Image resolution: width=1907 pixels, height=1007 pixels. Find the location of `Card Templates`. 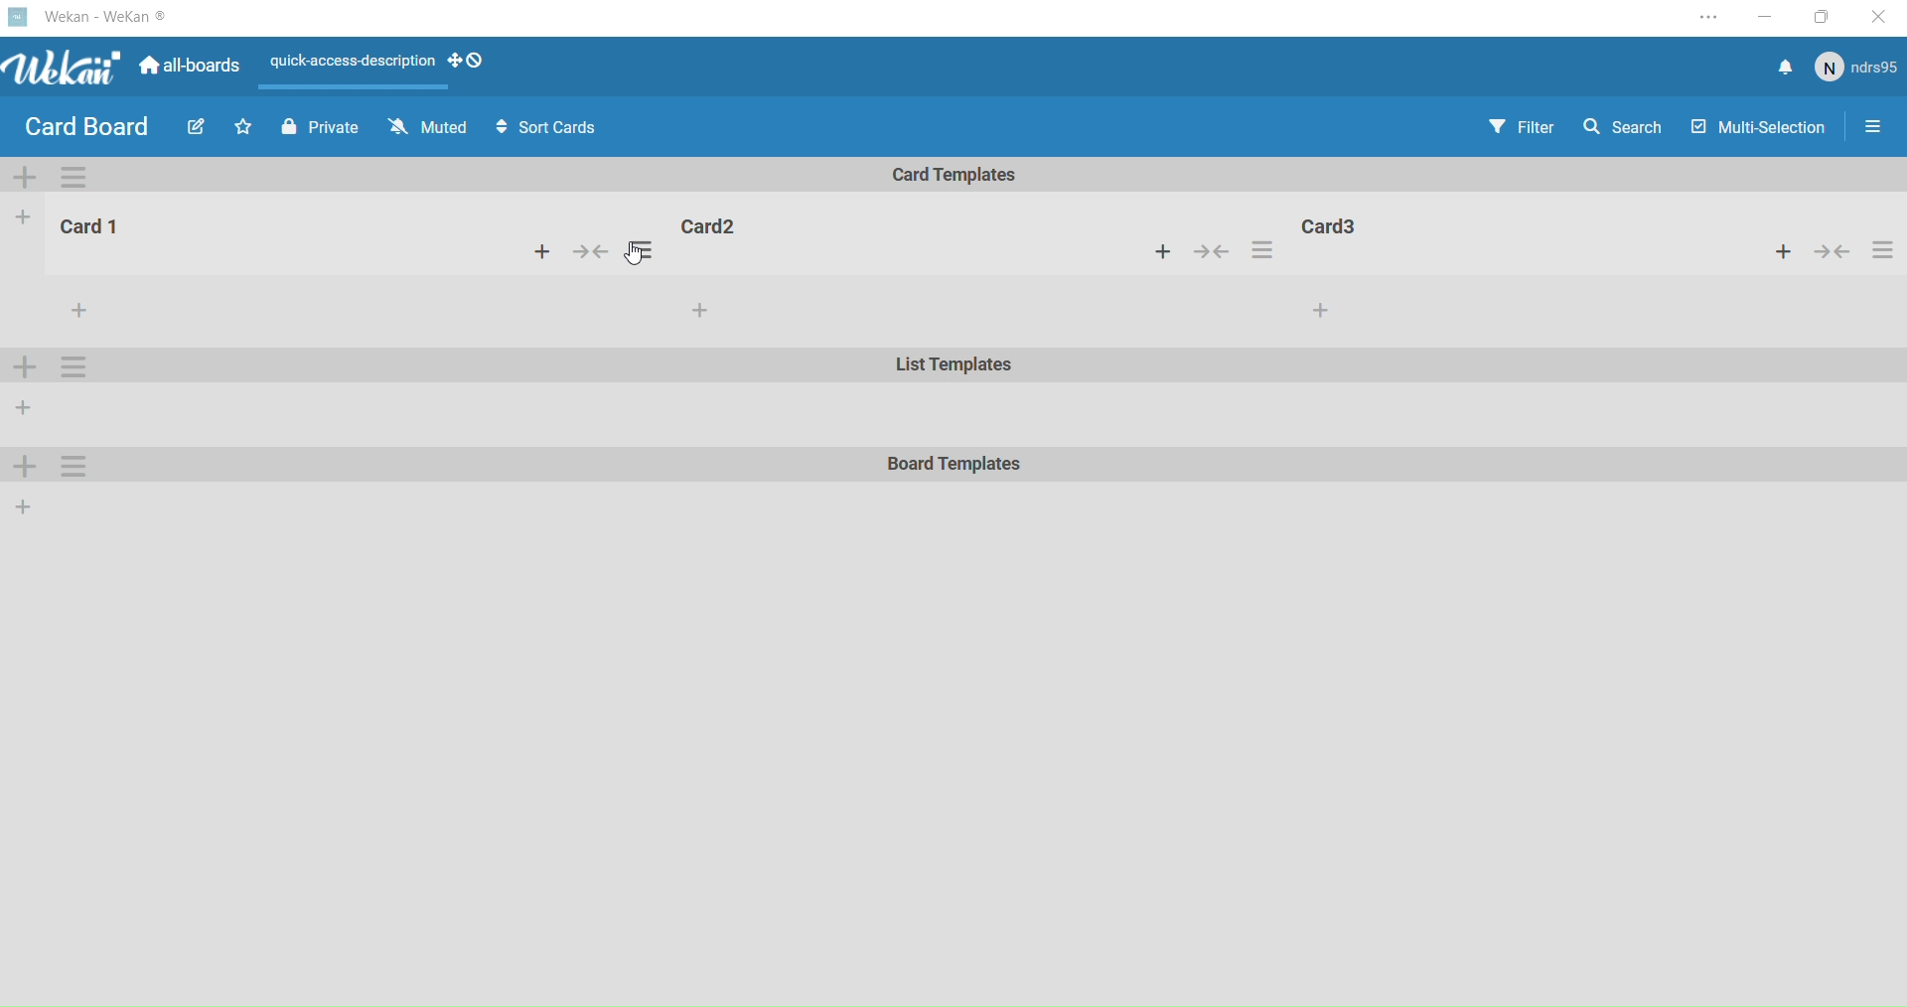

Card Templates is located at coordinates (957, 176).